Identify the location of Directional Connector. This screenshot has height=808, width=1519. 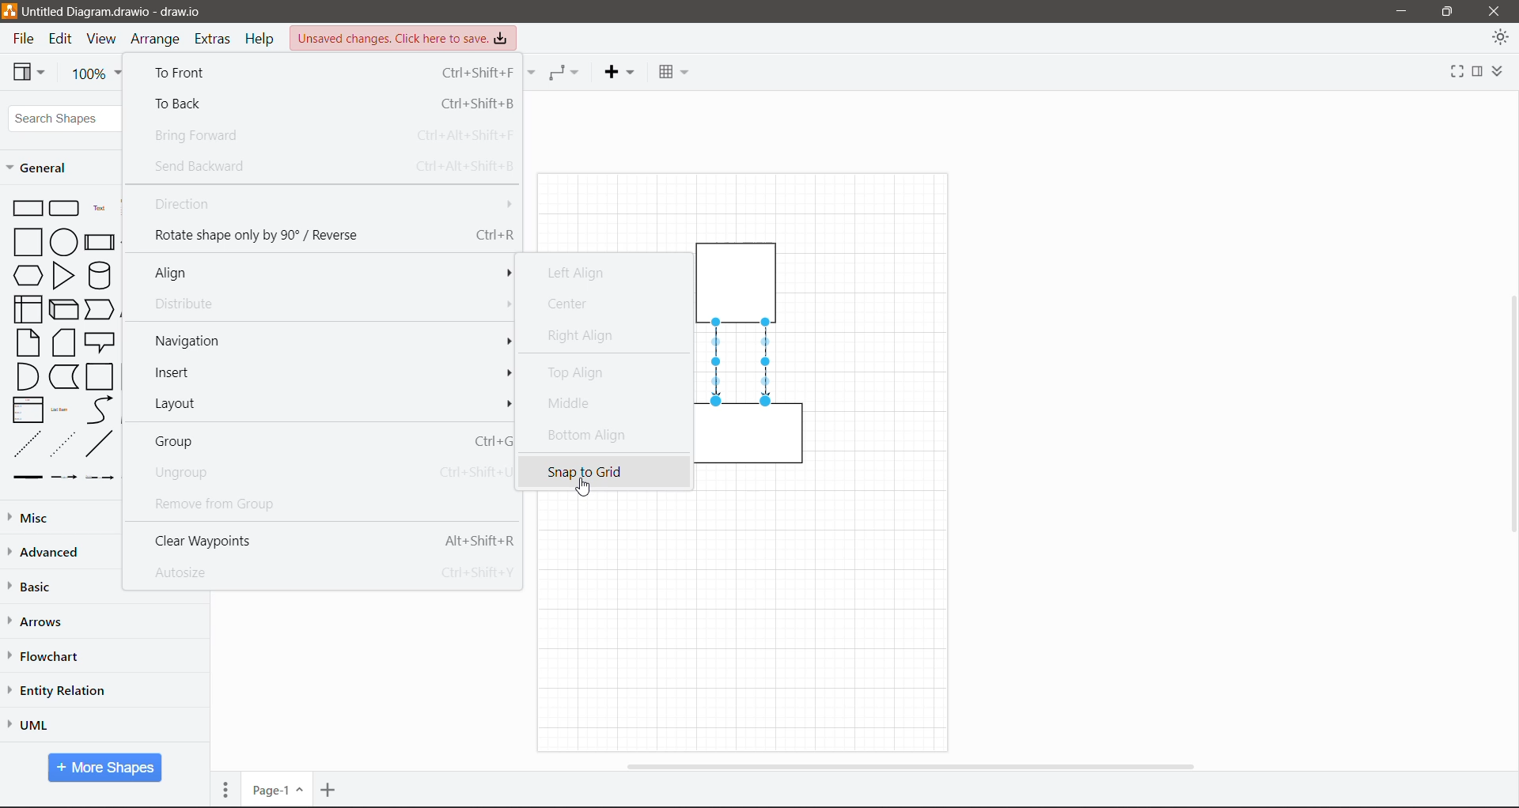
(718, 363).